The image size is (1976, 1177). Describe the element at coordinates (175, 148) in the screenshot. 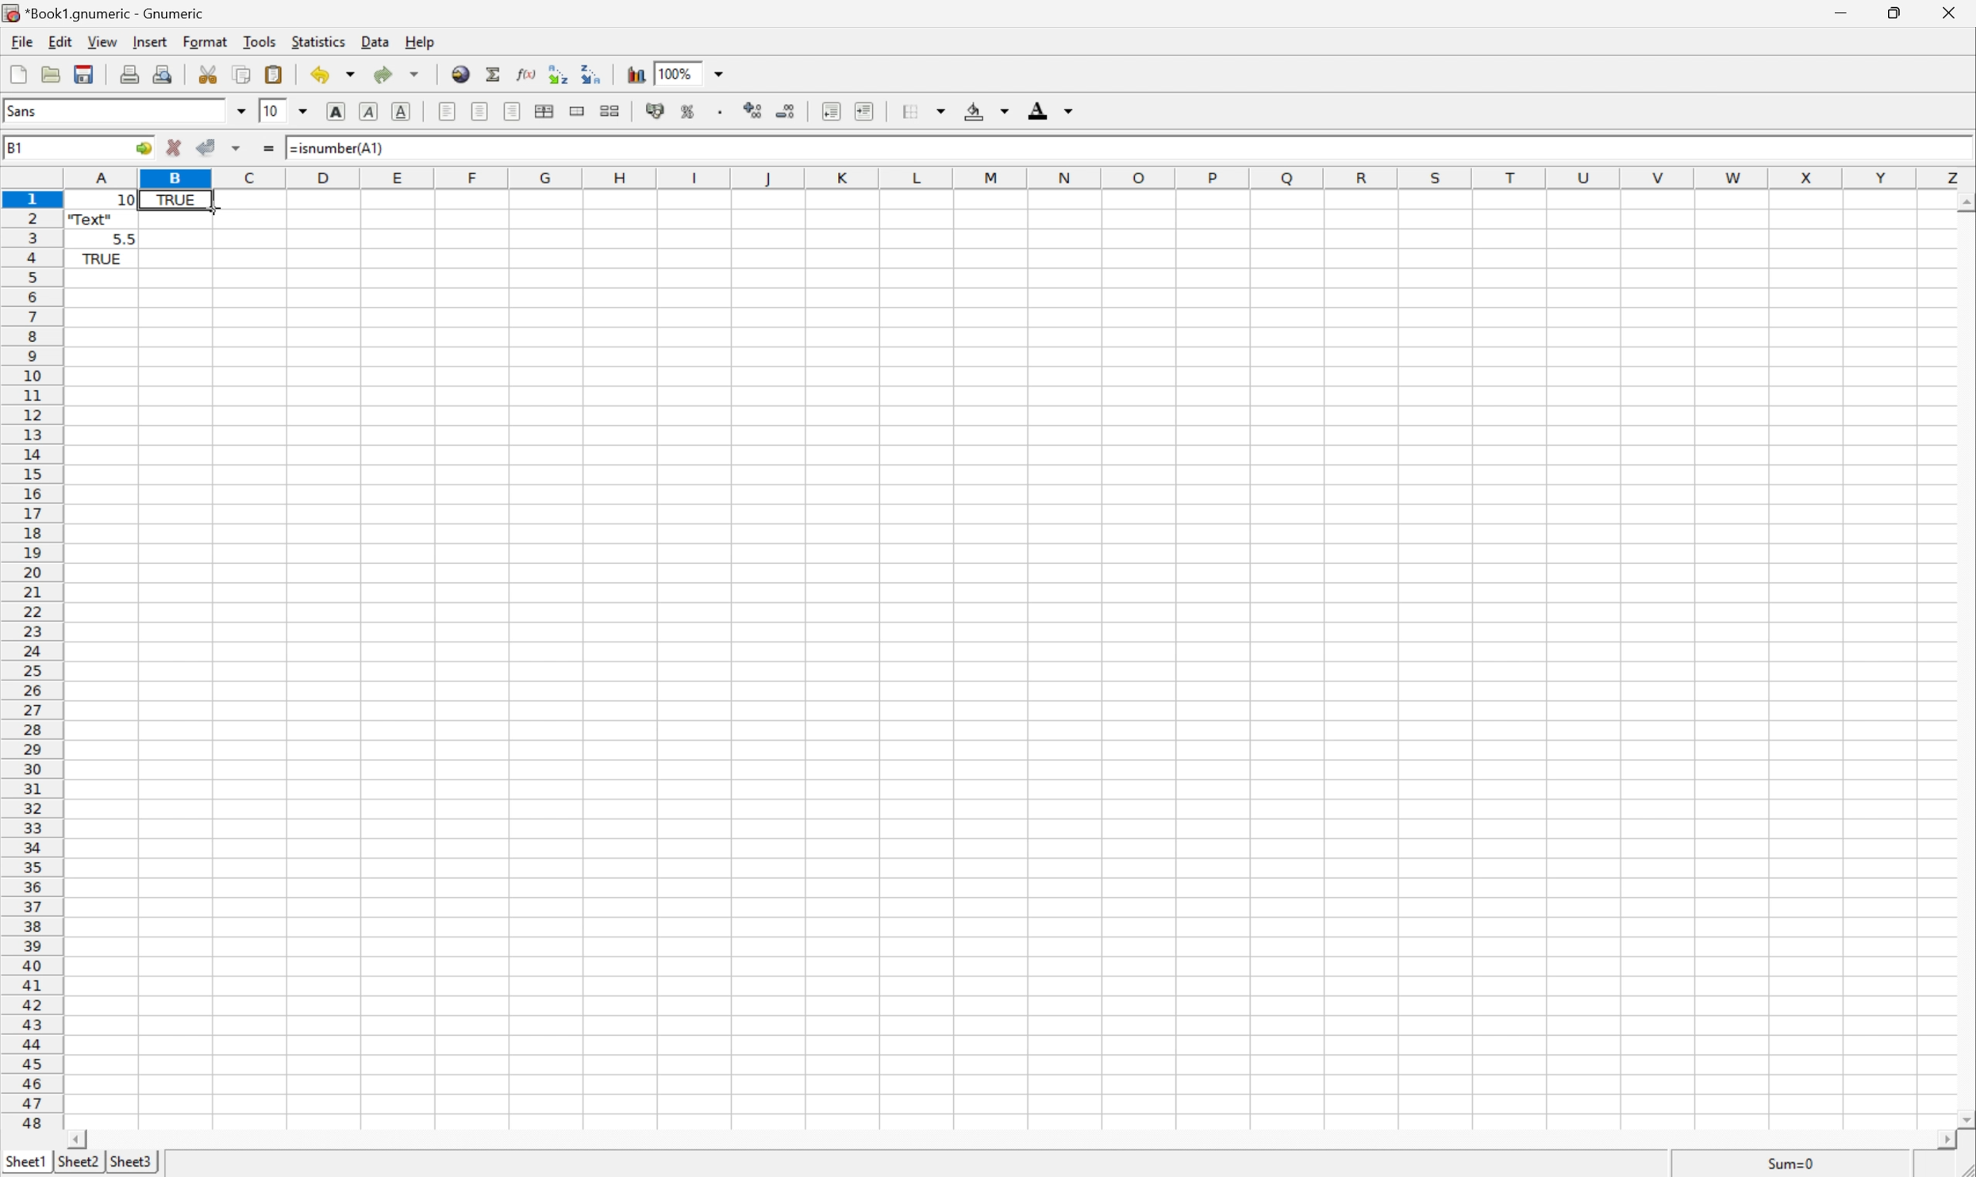

I see `Cancel changes` at that location.